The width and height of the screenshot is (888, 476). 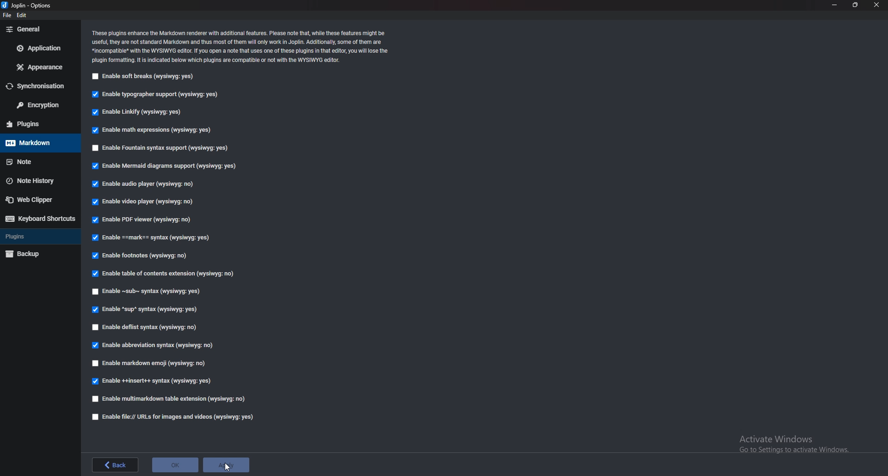 I want to click on plugins, so click(x=39, y=237).